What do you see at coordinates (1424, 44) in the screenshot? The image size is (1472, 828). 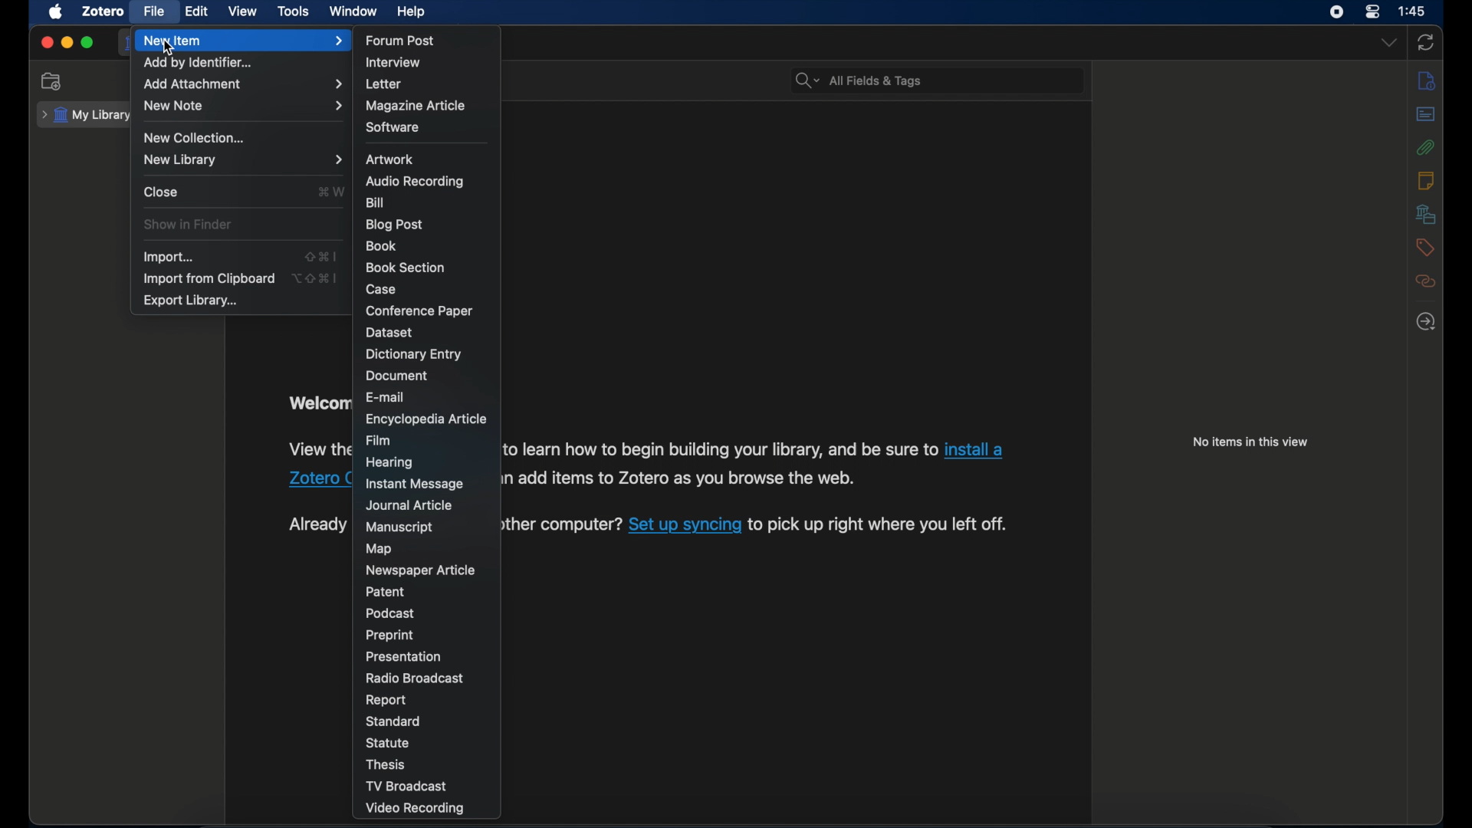 I see `sync` at bounding box center [1424, 44].